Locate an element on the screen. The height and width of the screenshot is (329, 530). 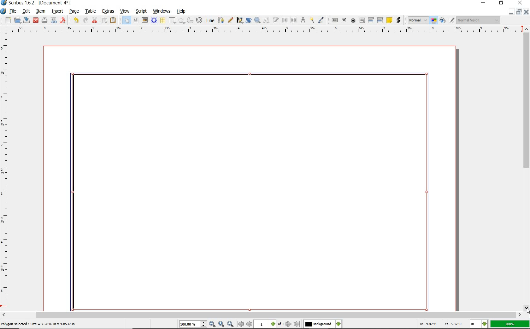
zoom in is located at coordinates (231, 324).